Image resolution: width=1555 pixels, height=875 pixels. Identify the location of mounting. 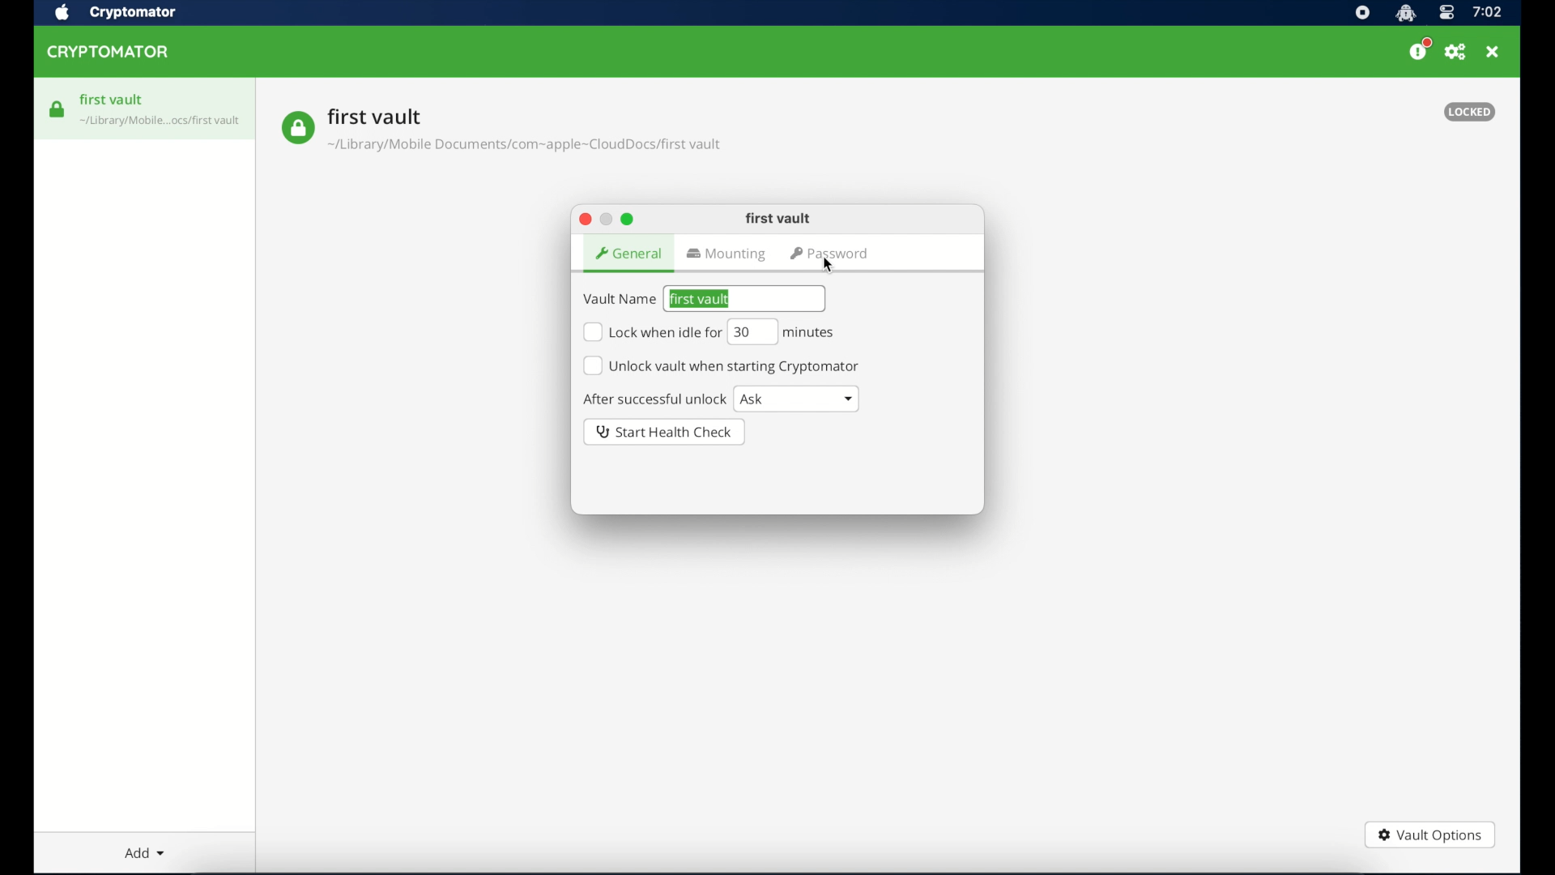
(728, 255).